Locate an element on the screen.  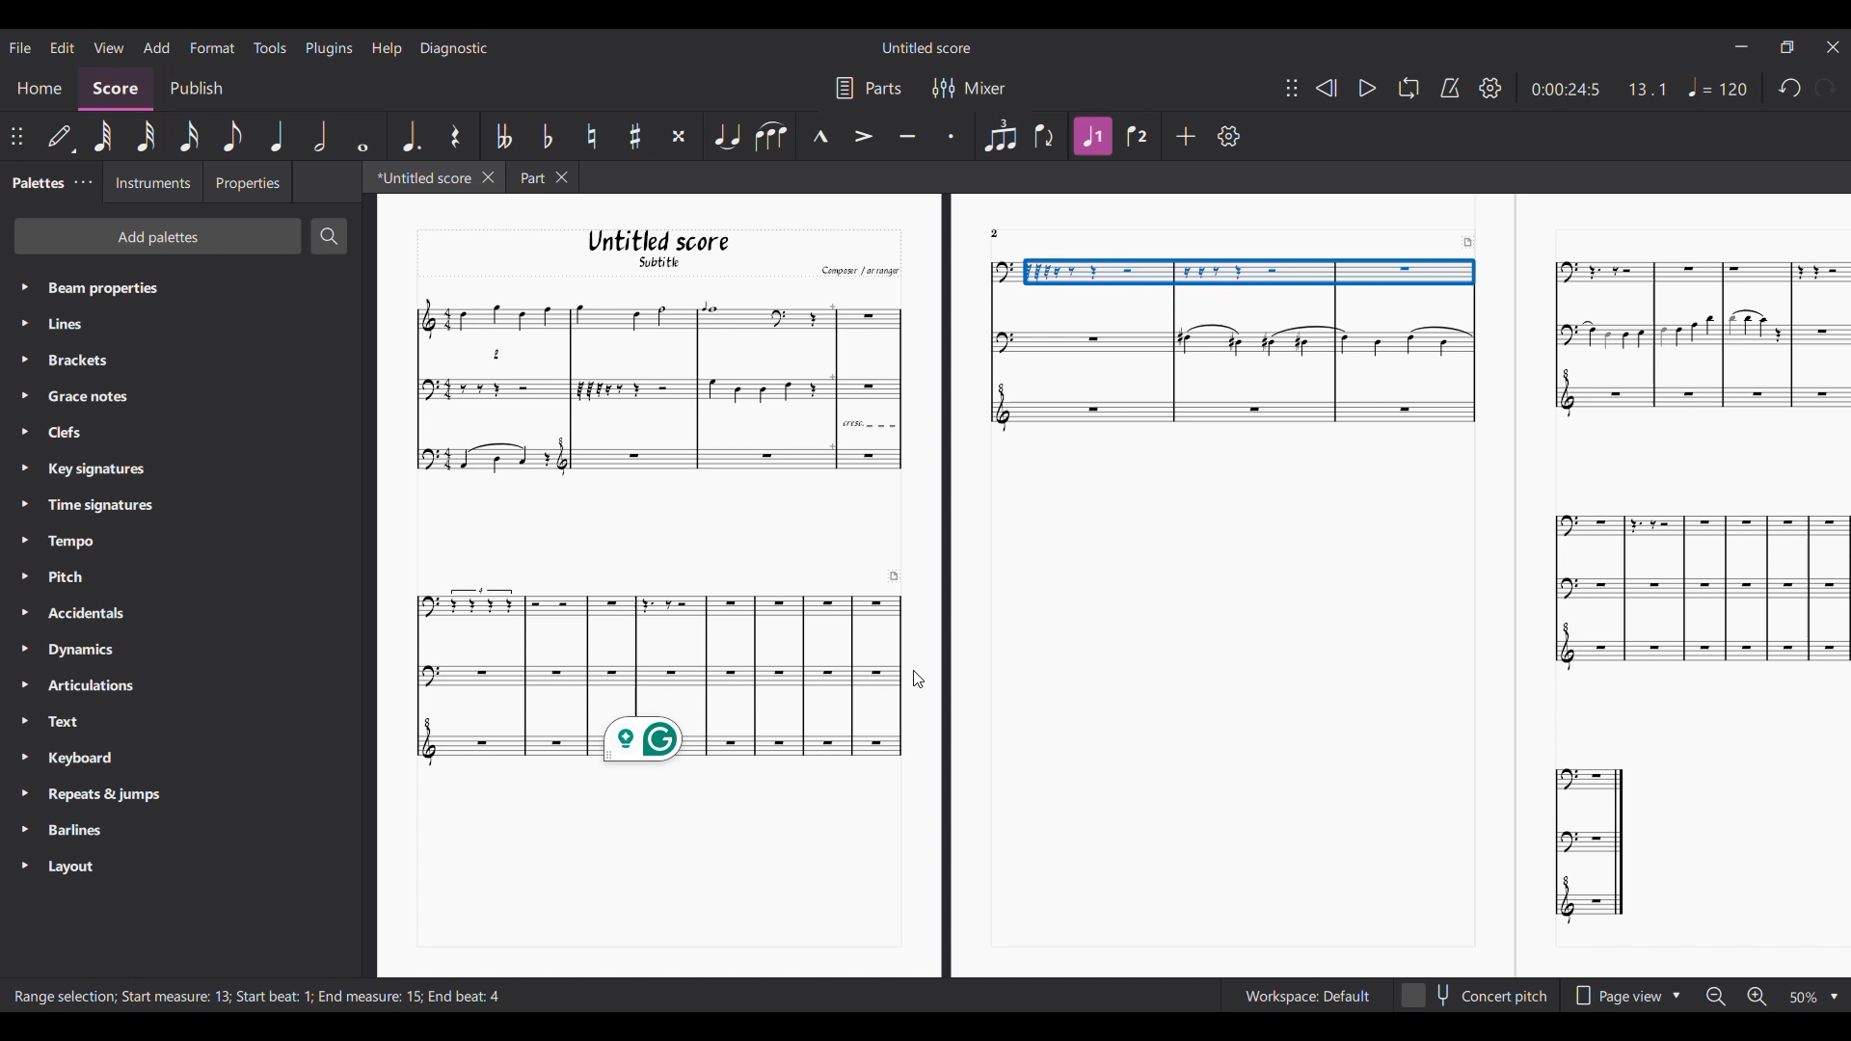
Tie is located at coordinates (727, 135).